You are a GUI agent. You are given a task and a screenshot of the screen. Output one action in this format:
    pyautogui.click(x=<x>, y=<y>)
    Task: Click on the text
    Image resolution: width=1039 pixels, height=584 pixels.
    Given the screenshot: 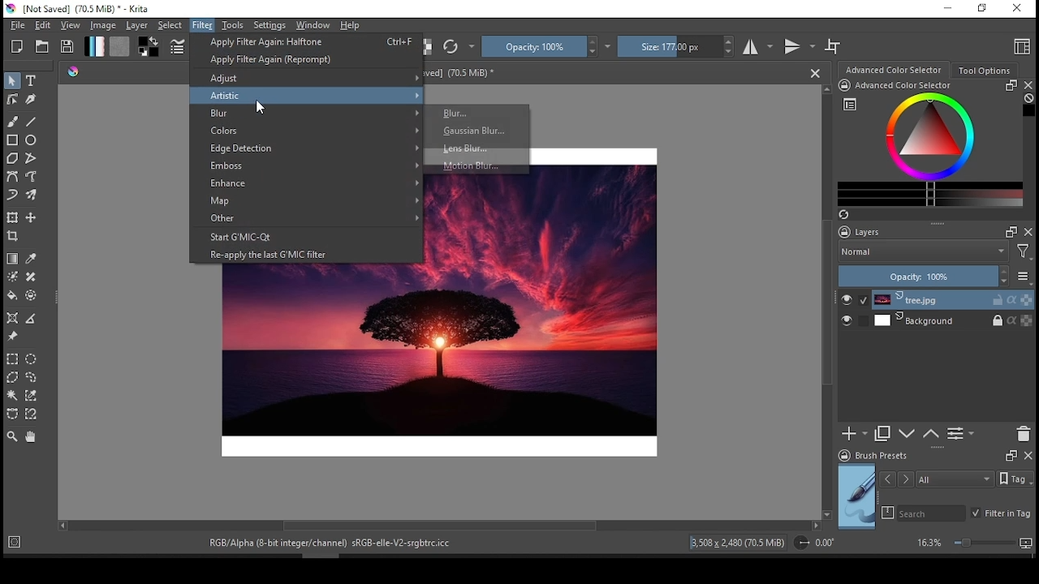 What is the action you would take?
    pyautogui.click(x=336, y=543)
    